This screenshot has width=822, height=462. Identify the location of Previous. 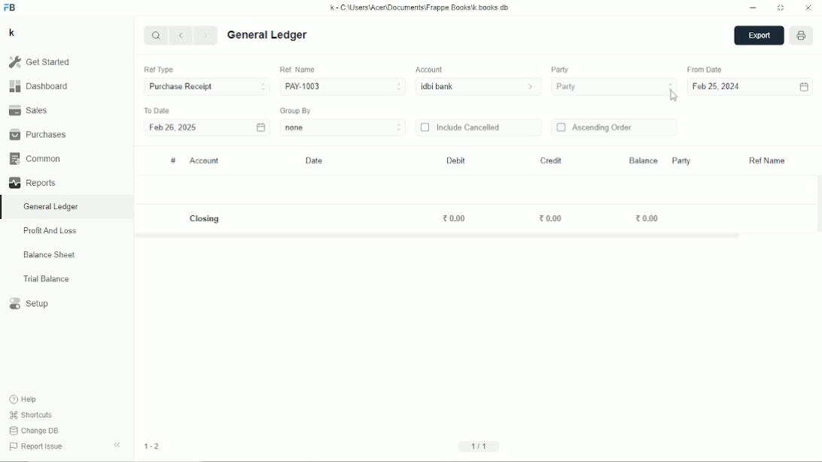
(182, 36).